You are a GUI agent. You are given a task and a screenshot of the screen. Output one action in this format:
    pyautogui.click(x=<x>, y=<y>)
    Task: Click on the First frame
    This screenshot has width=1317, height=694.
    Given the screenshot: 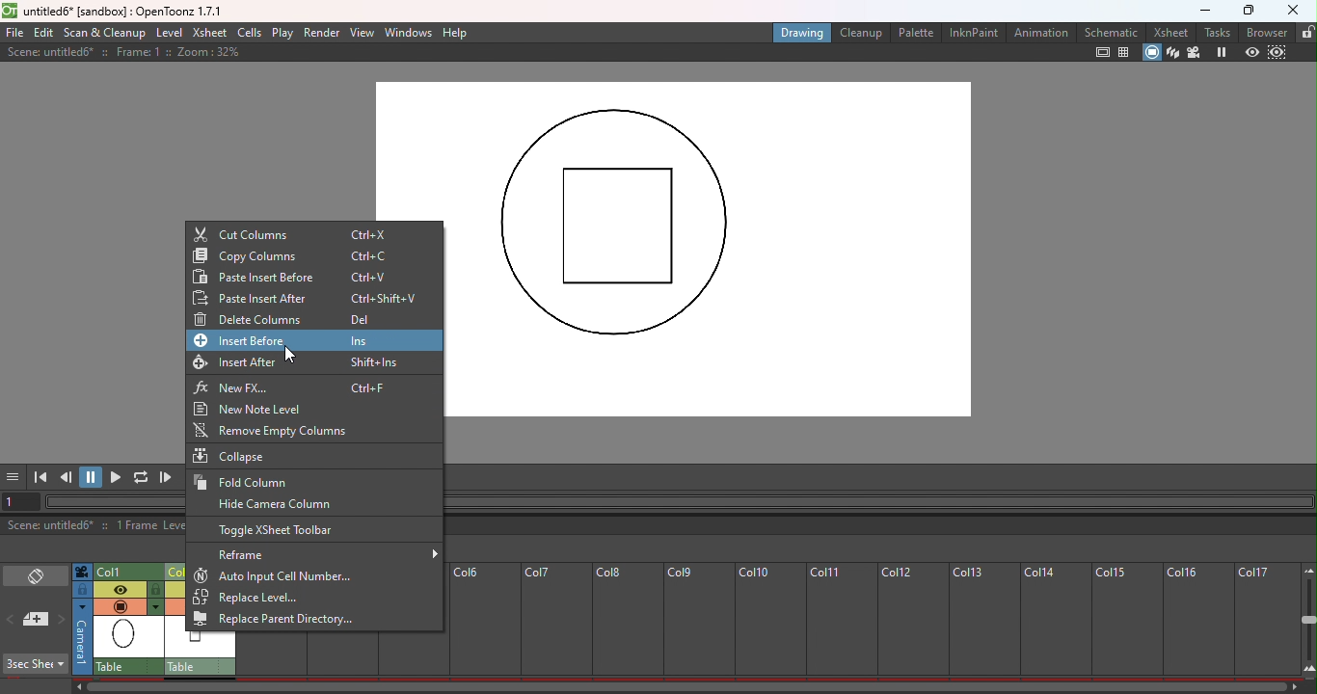 What is the action you would take?
    pyautogui.click(x=40, y=477)
    